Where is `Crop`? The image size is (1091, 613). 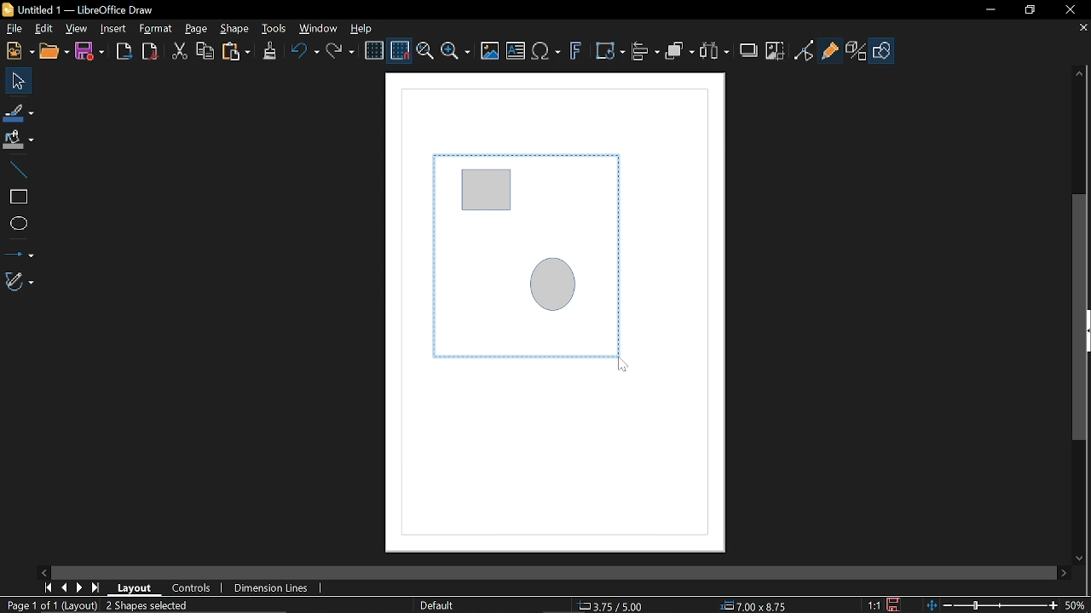 Crop is located at coordinates (775, 52).